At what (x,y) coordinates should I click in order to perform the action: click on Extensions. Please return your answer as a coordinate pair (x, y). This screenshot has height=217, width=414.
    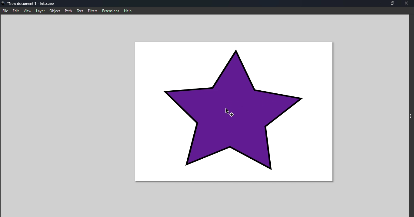
    Looking at the image, I should click on (109, 10).